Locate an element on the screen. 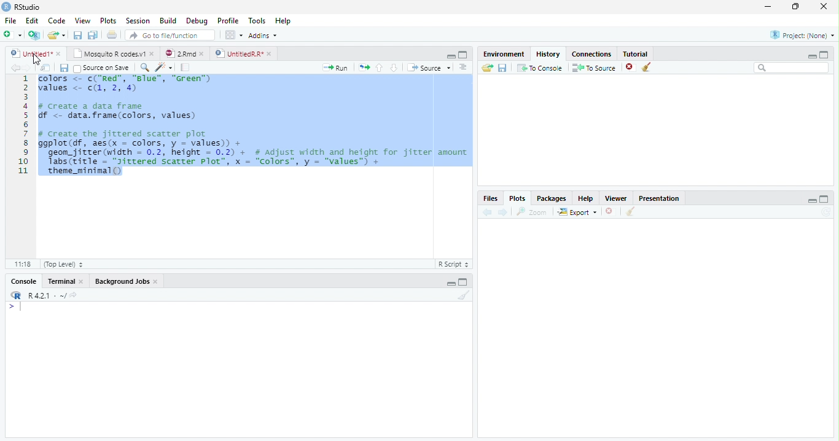 This screenshot has width=839, height=441. Open recent files is located at coordinates (64, 35).